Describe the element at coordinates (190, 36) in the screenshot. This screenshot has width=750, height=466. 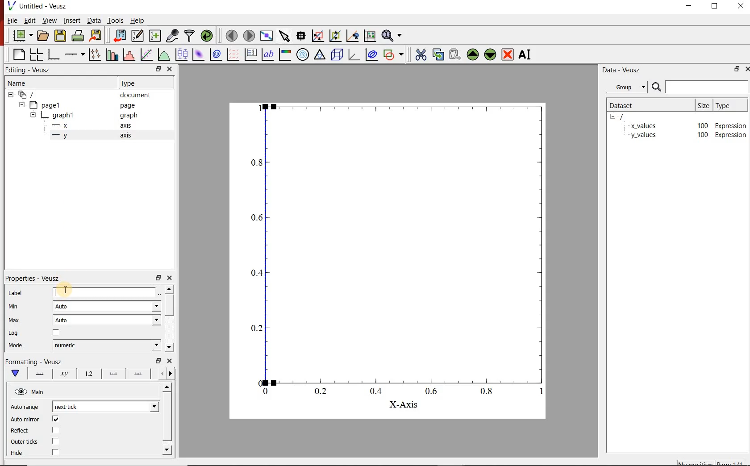
I see `filter data` at that location.